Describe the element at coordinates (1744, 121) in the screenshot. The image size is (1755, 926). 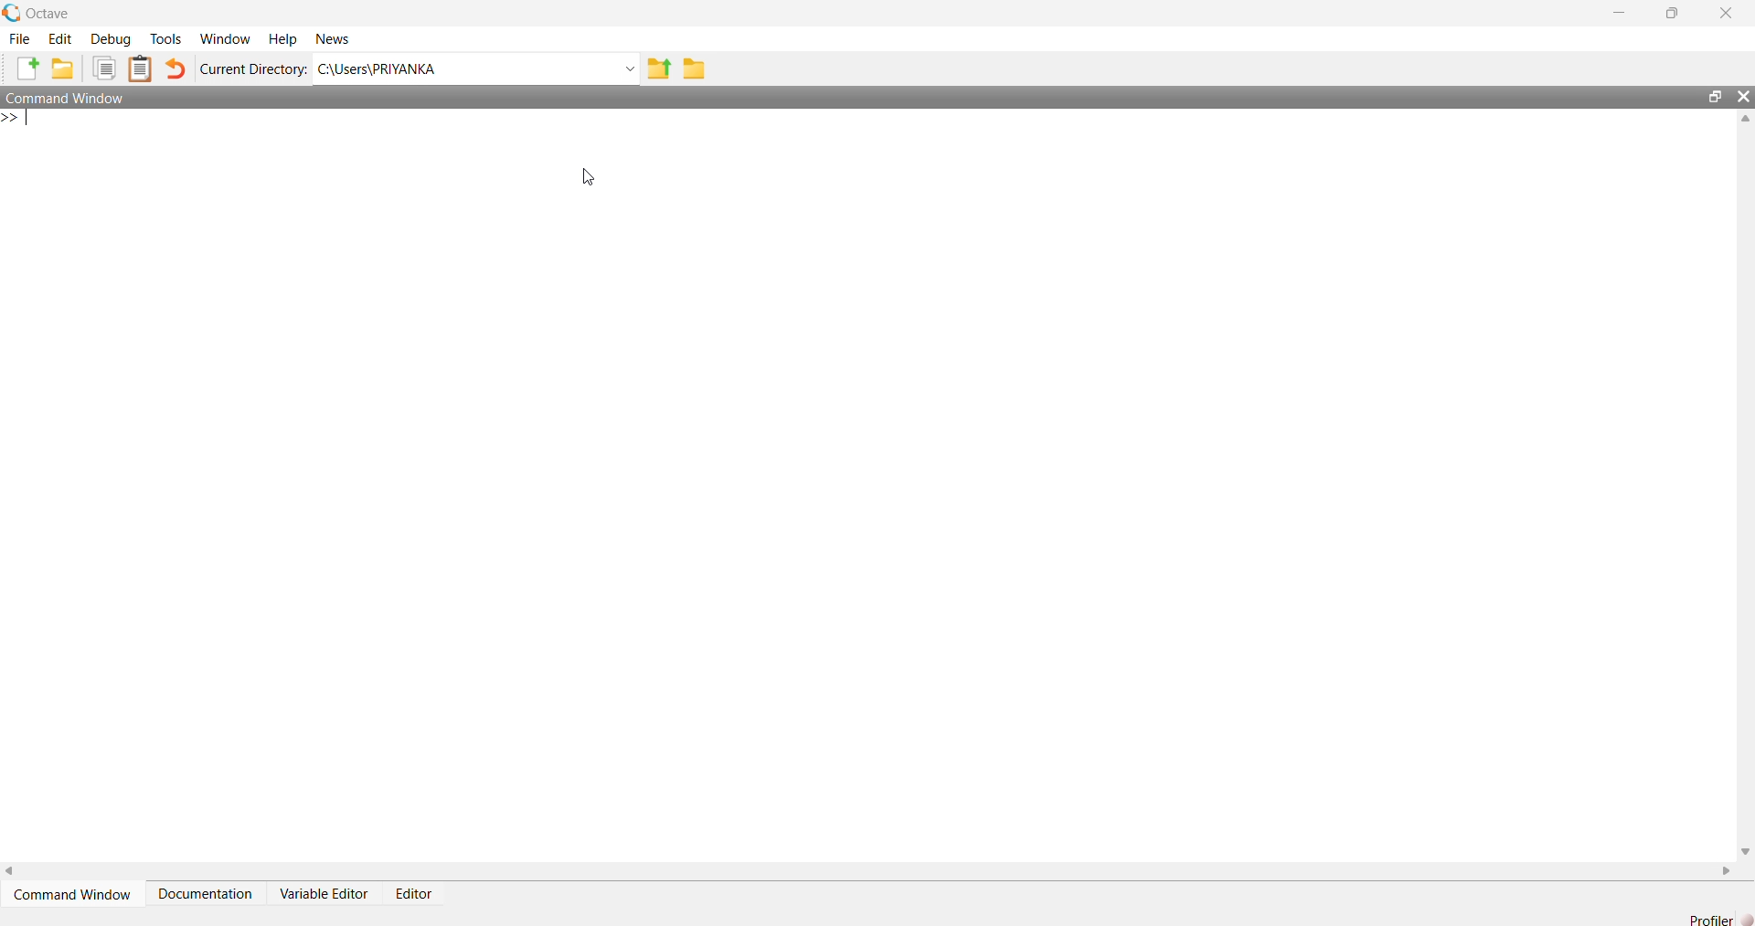
I see `Up` at that location.